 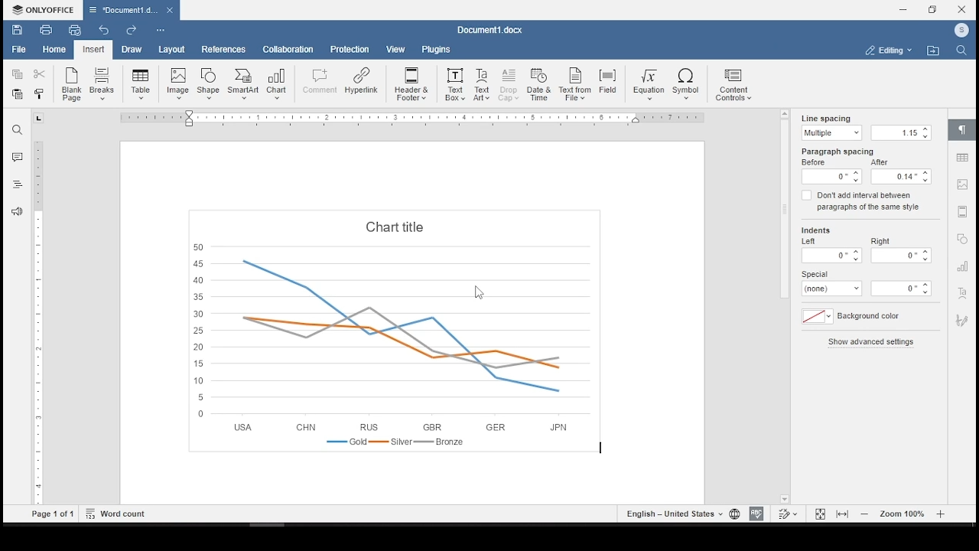 What do you see at coordinates (961, 158) in the screenshot?
I see `table settings` at bounding box center [961, 158].